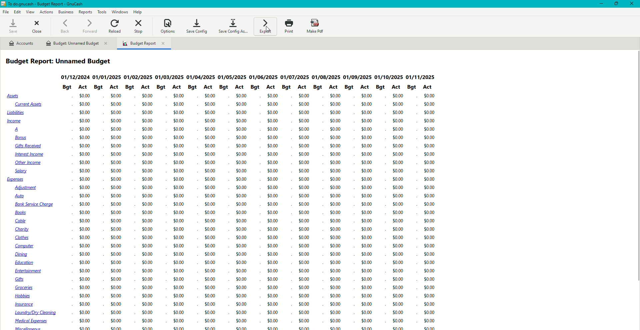 This screenshot has height=330, width=640. What do you see at coordinates (148, 112) in the screenshot?
I see `0.00` at bounding box center [148, 112].